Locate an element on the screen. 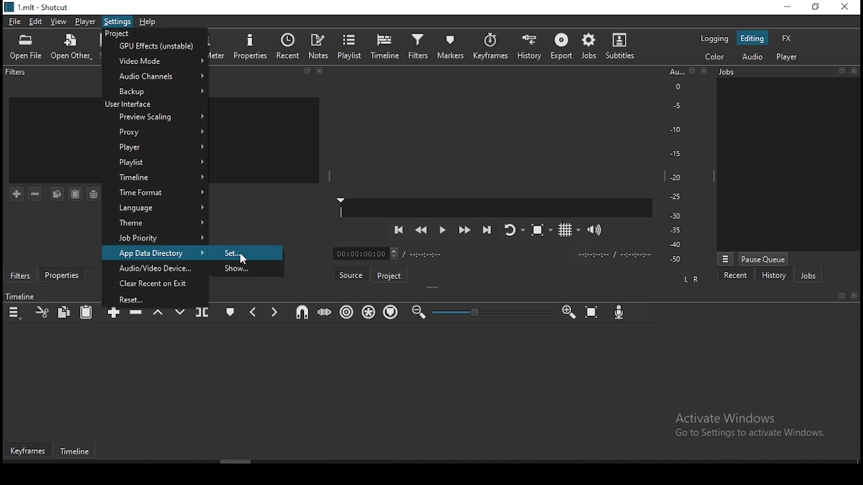 Image resolution: width=863 pixels, height=485 pixels. gpu effects is located at coordinates (155, 46).